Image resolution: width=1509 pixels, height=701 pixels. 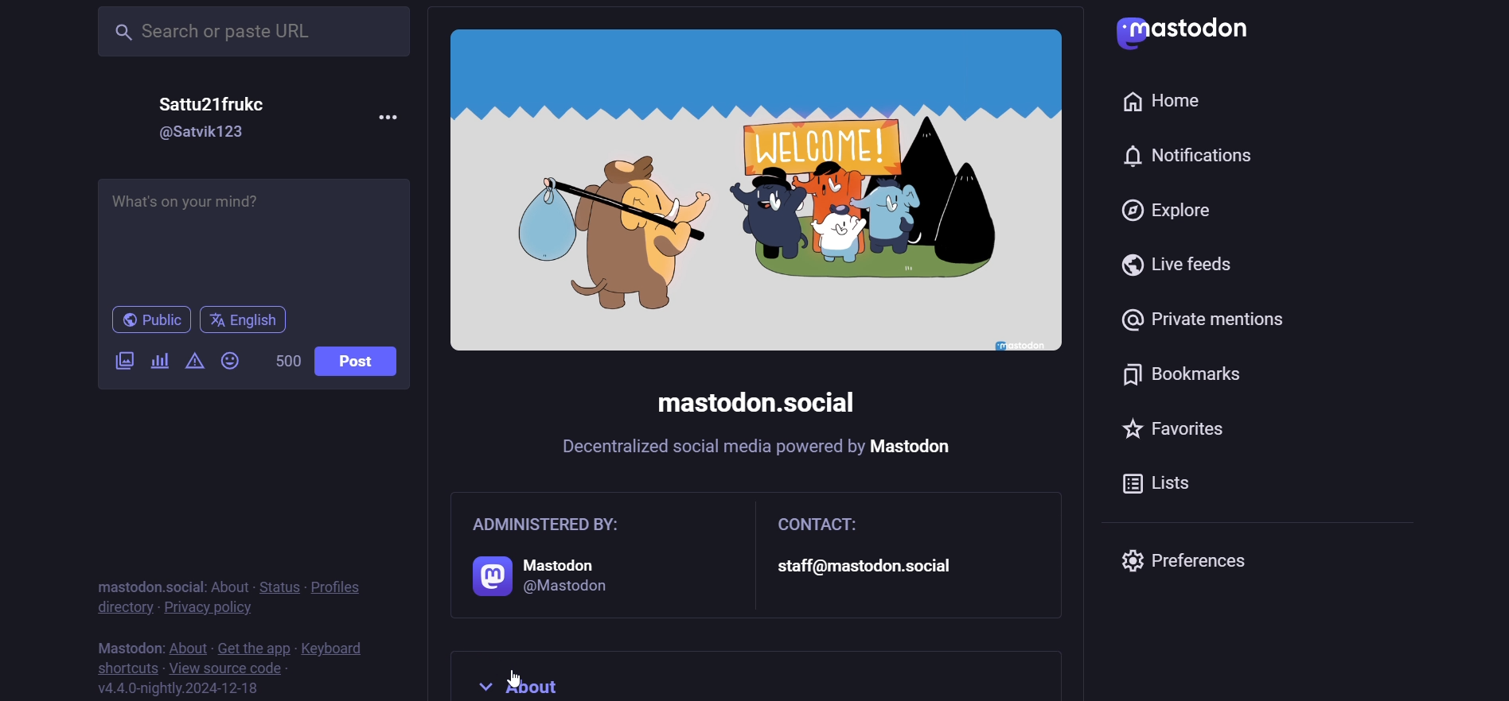 I want to click on about, so click(x=228, y=587).